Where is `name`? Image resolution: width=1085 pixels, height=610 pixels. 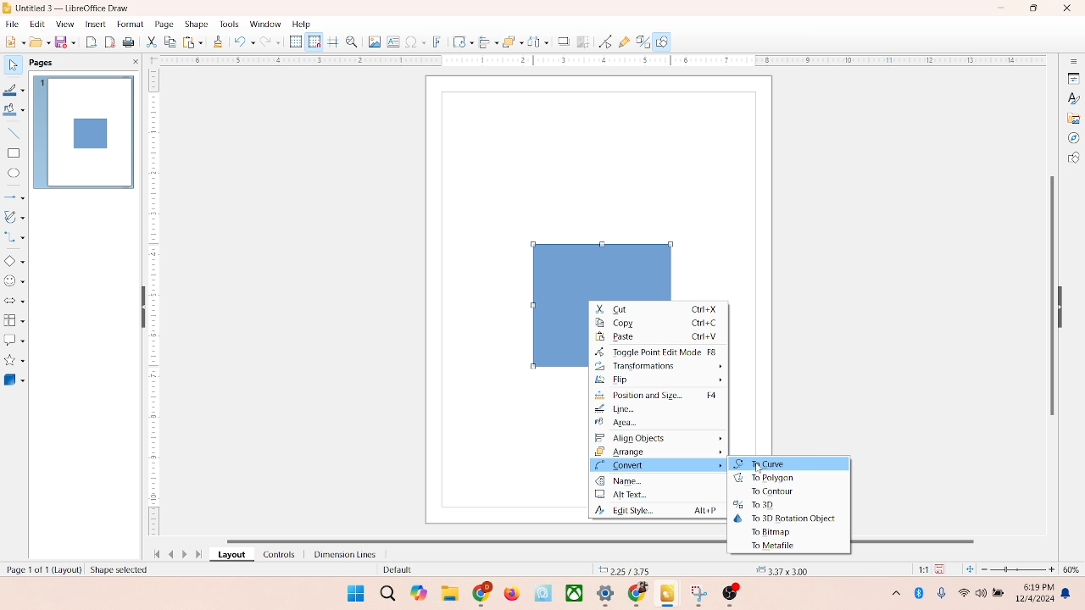
name is located at coordinates (659, 482).